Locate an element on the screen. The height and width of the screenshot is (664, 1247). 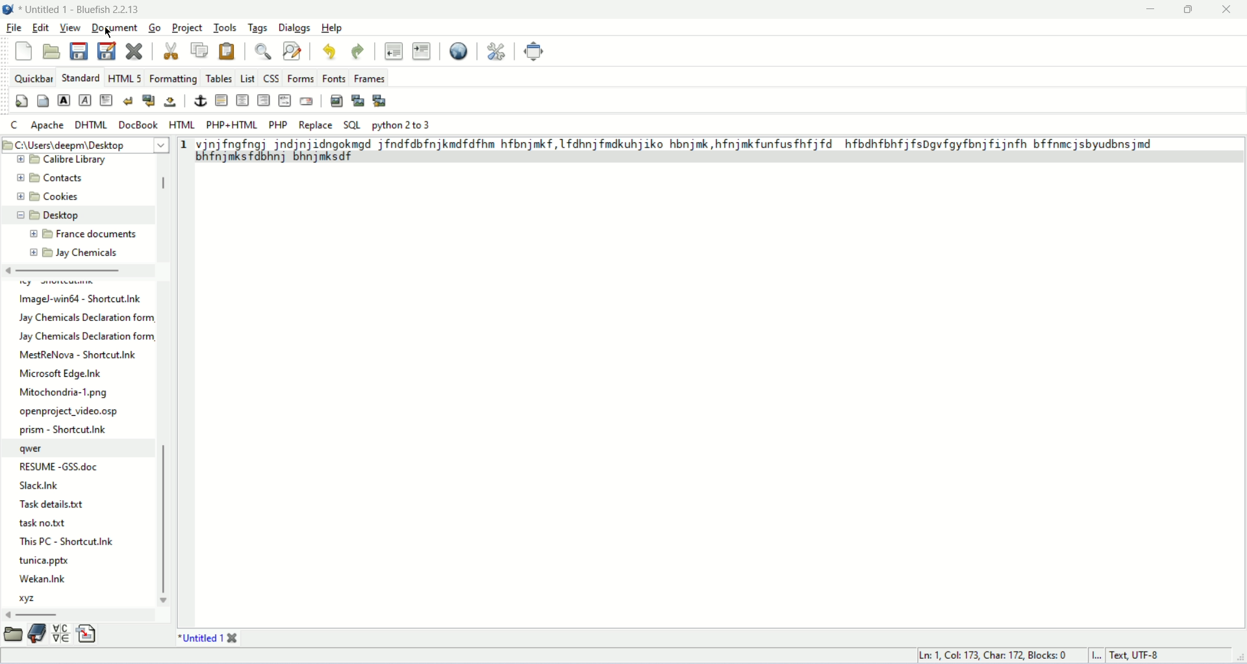
non-breaking space is located at coordinates (171, 102).